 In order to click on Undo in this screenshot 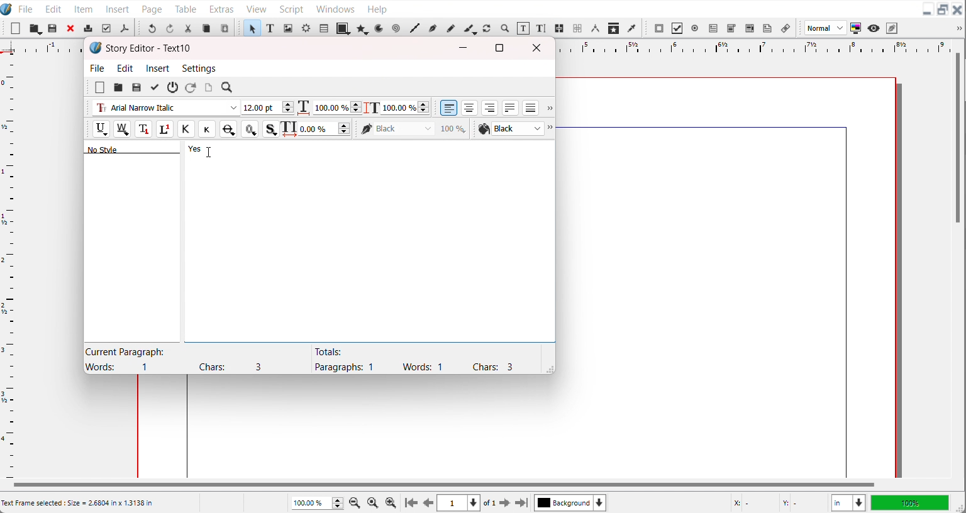, I will do `click(152, 28)`.